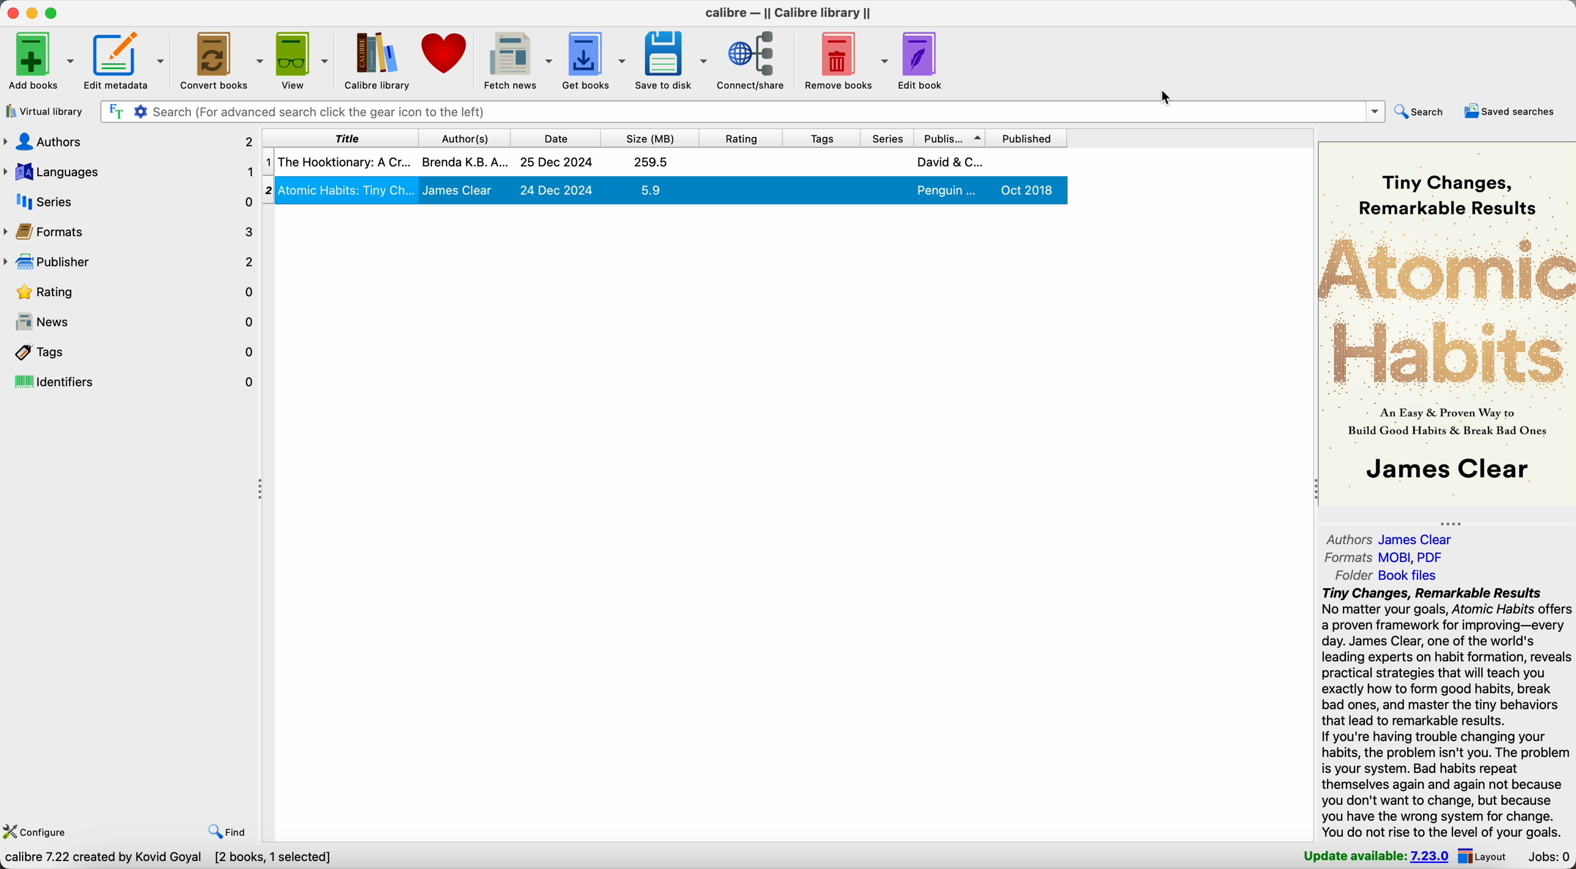 The height and width of the screenshot is (869, 1576). I want to click on 259.5, so click(652, 161).